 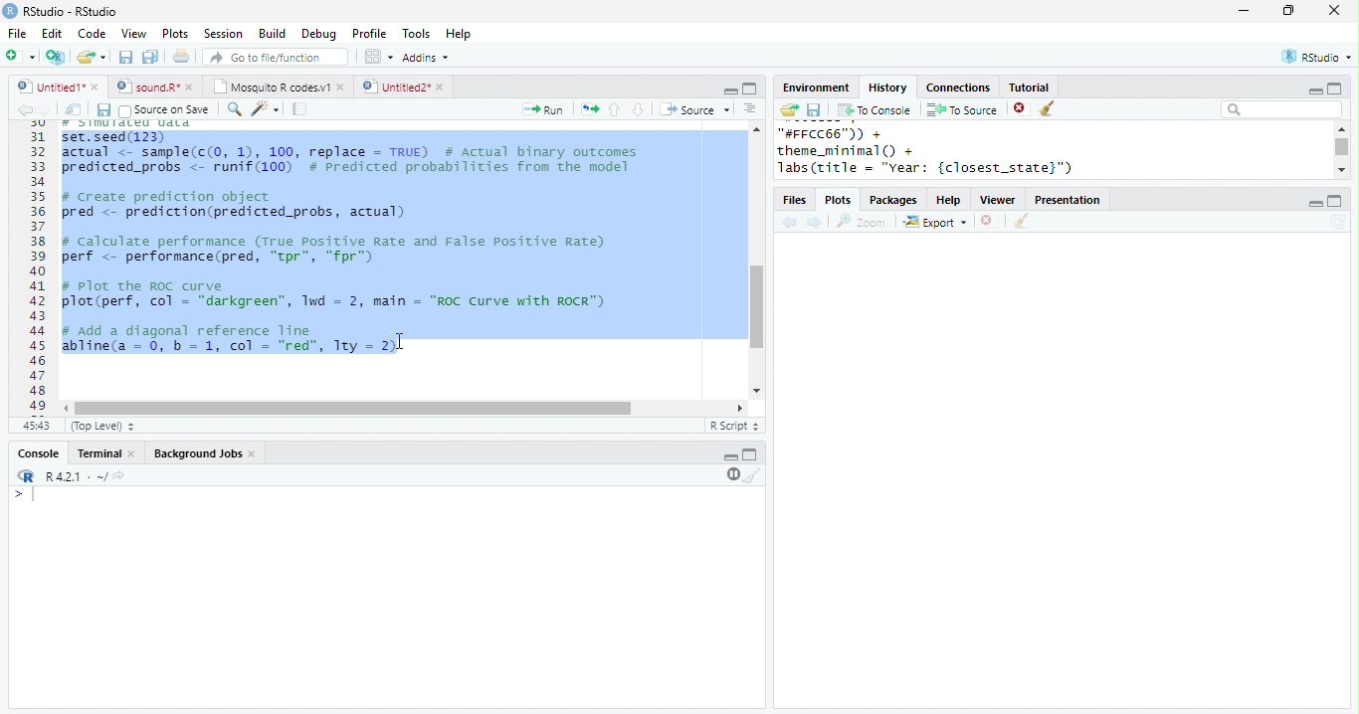 I want to click on Tools, so click(x=417, y=34).